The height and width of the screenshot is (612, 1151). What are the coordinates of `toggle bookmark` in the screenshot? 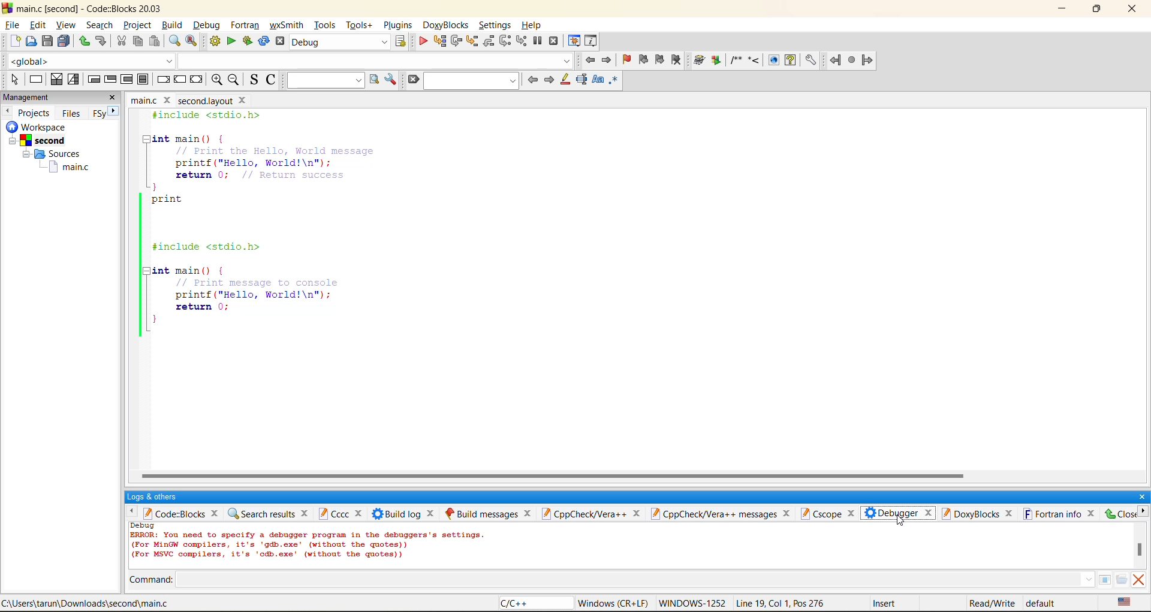 It's located at (626, 61).